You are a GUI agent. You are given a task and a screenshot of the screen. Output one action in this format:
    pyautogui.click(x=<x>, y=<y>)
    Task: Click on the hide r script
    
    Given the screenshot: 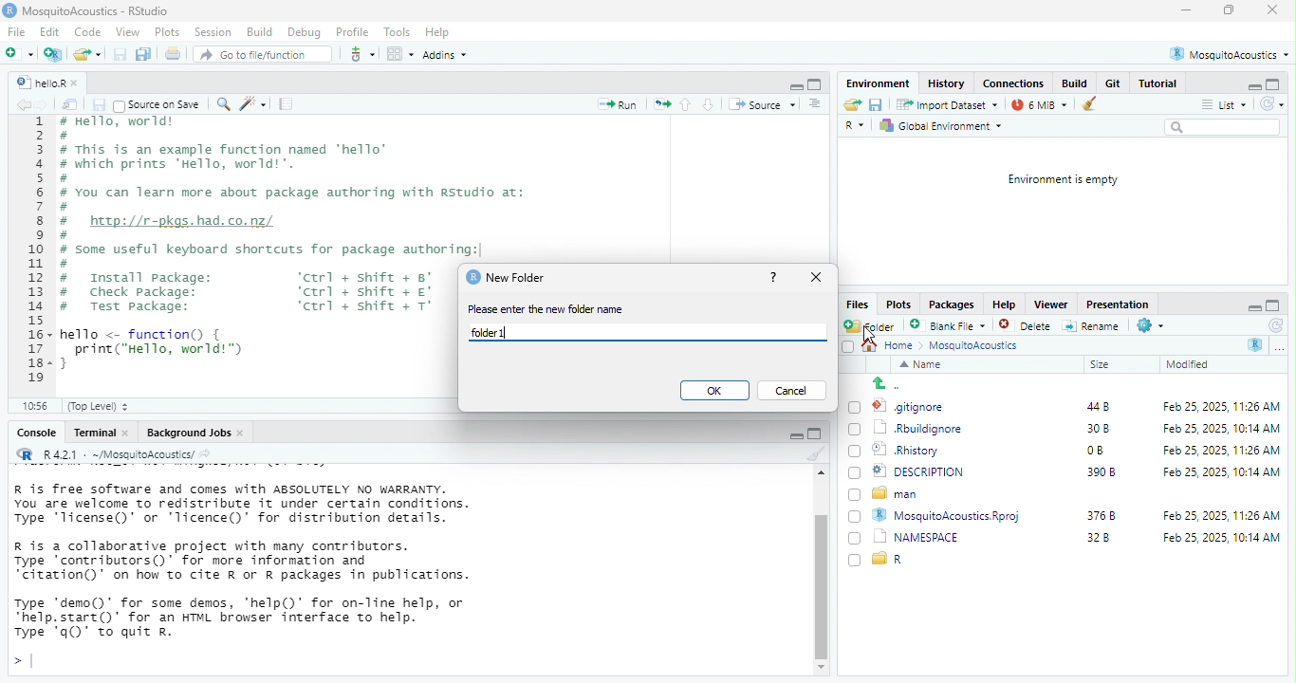 What is the action you would take?
    pyautogui.click(x=792, y=83)
    